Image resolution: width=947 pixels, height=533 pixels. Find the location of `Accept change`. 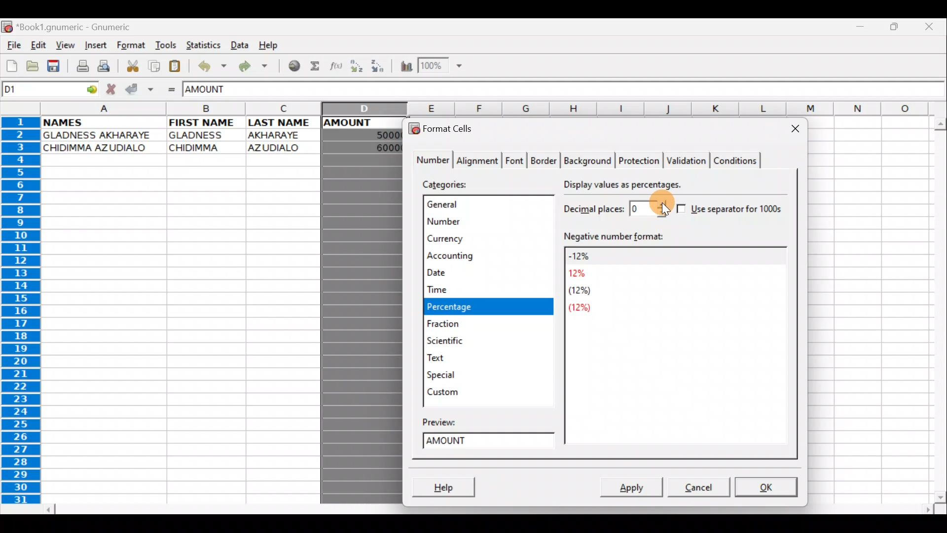

Accept change is located at coordinates (139, 89).